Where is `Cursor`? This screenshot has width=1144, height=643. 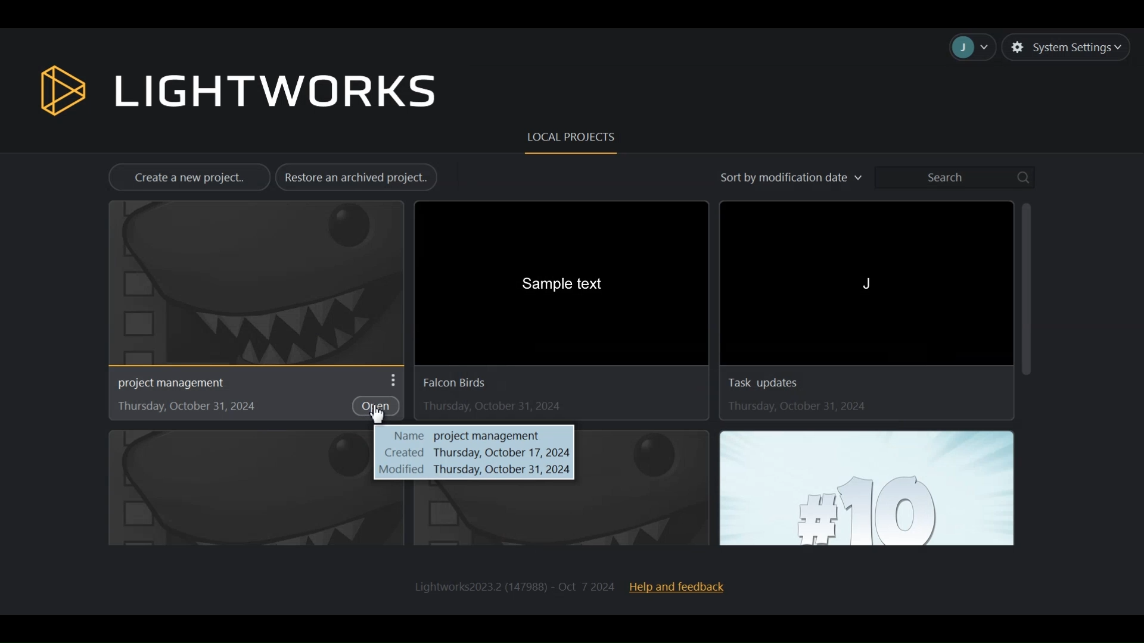
Cursor is located at coordinates (380, 414).